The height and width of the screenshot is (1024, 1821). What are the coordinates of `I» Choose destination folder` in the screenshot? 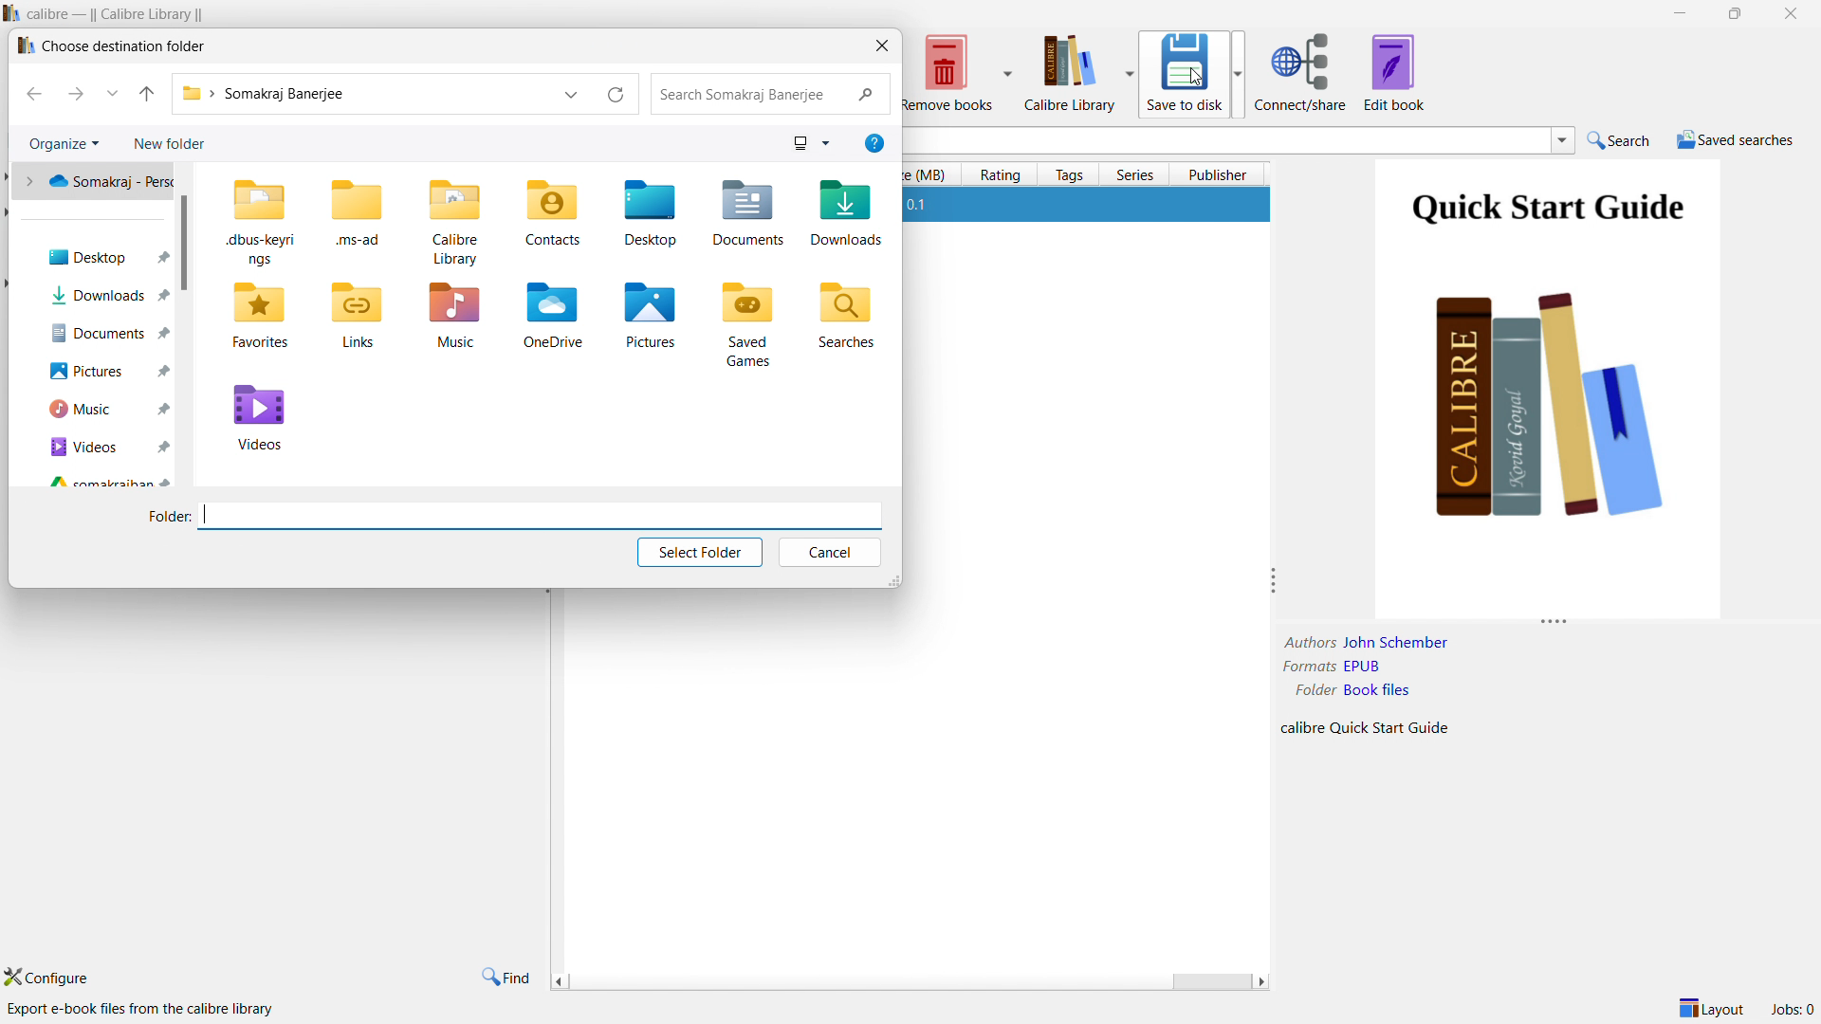 It's located at (112, 46).